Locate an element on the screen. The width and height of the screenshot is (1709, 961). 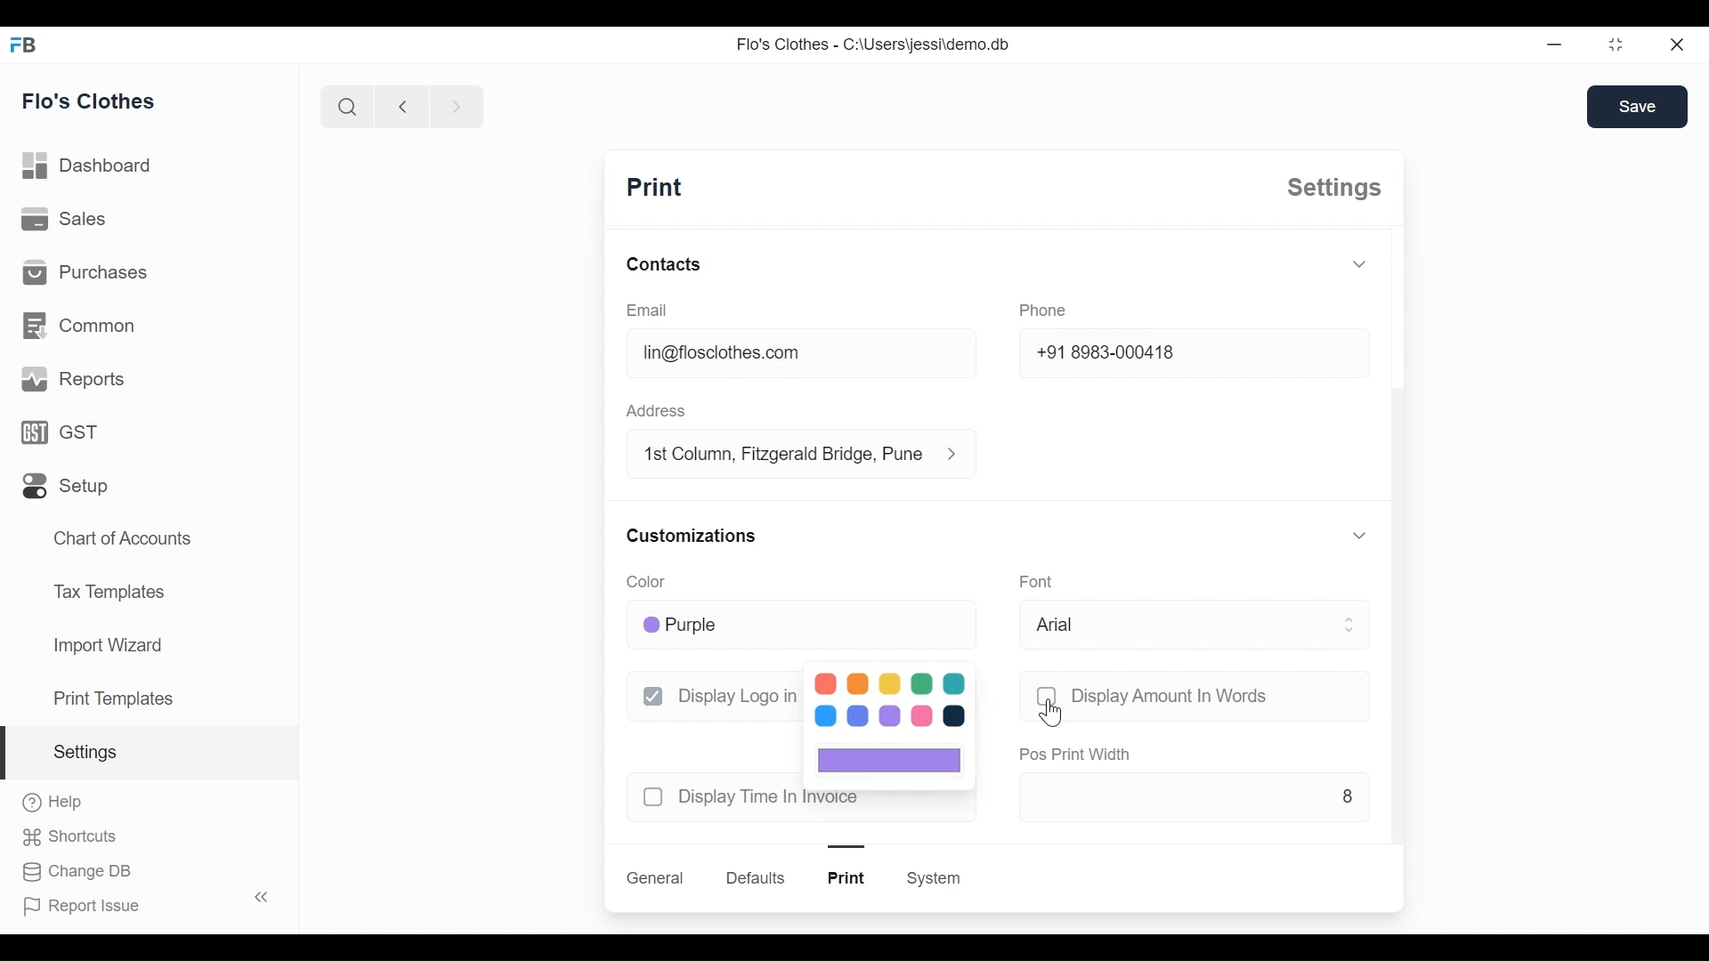
print is located at coordinates (847, 877).